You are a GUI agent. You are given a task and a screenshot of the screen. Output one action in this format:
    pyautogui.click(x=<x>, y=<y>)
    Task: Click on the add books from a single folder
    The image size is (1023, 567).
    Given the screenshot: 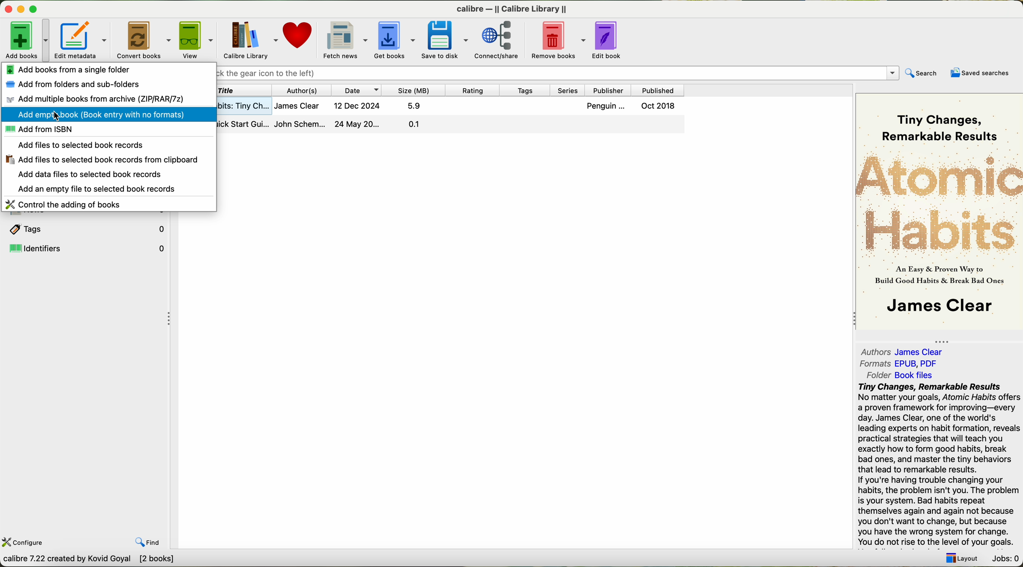 What is the action you would take?
    pyautogui.click(x=68, y=69)
    